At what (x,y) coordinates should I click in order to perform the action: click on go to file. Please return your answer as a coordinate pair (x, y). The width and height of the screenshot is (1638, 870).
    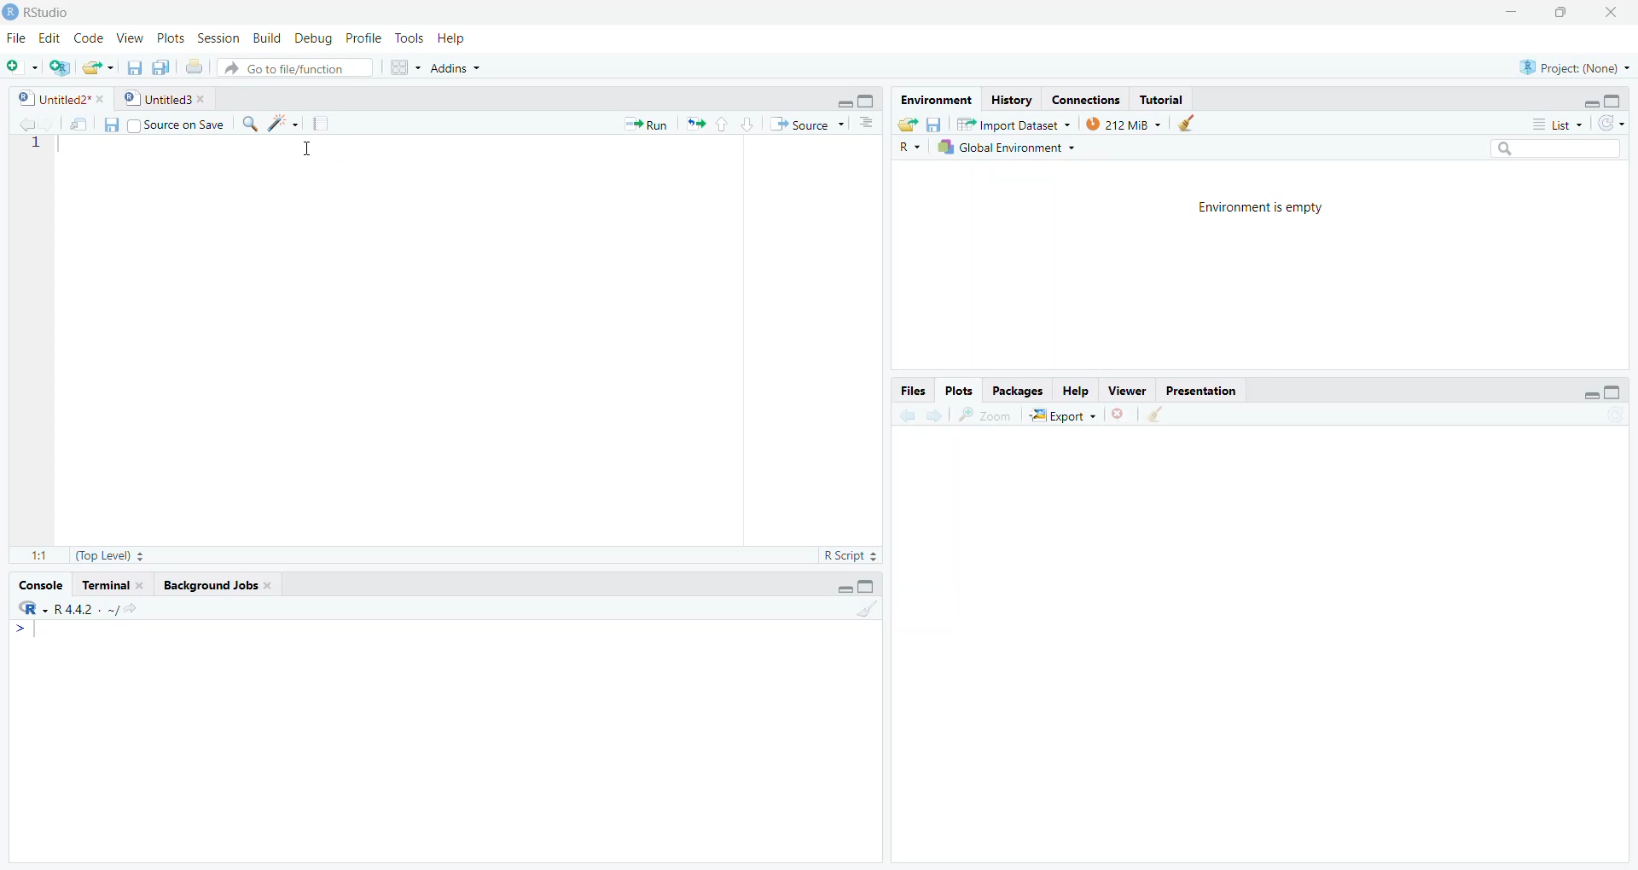
    Looking at the image, I should click on (291, 67).